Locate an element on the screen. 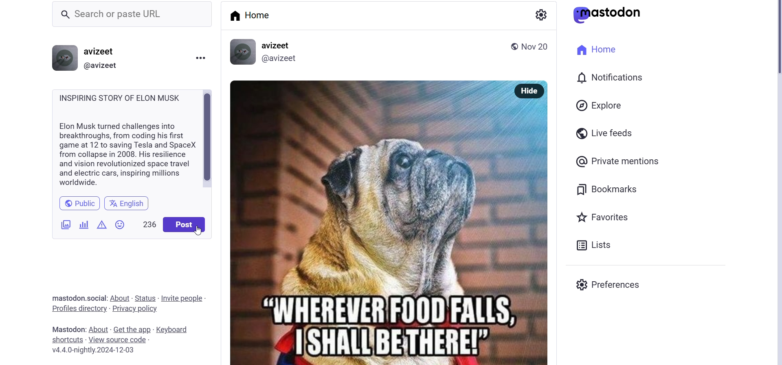 The width and height of the screenshot is (782, 365). text is located at coordinates (75, 298).